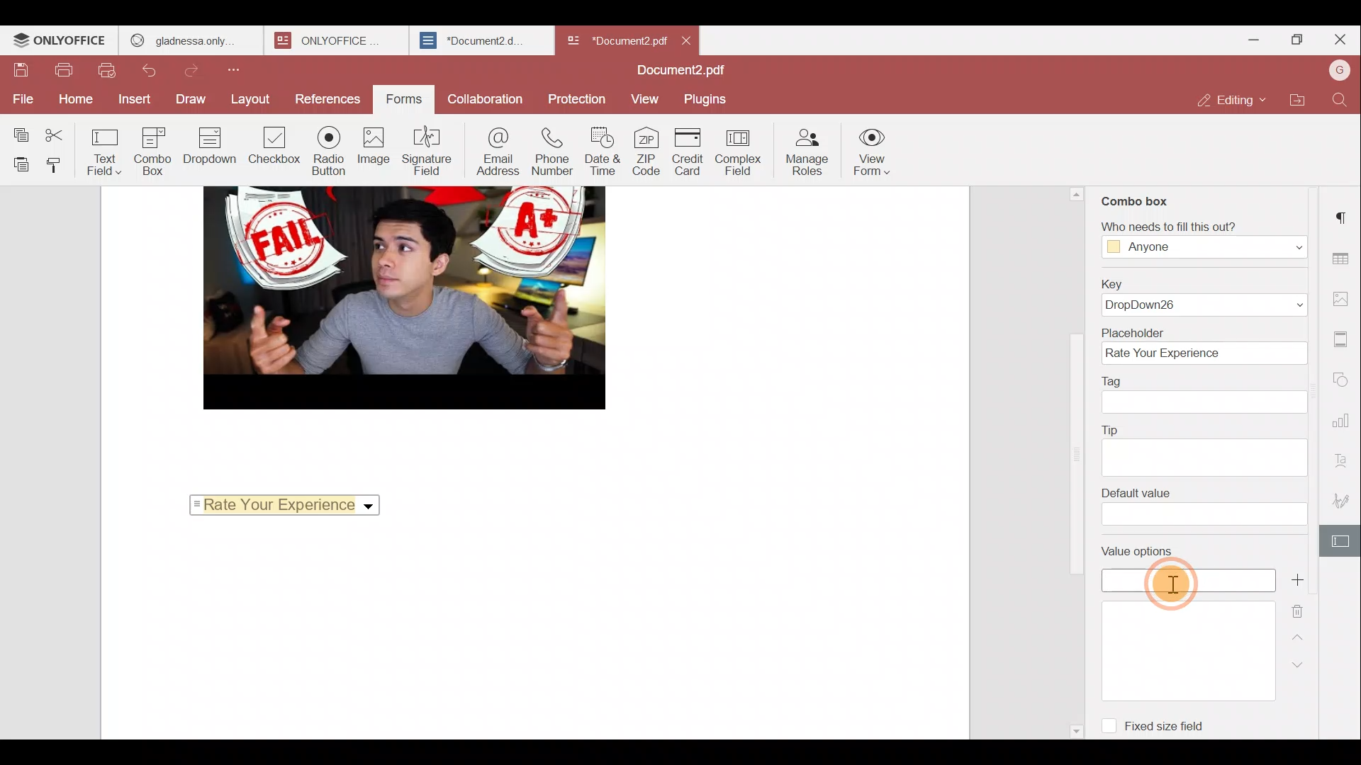 The image size is (1361, 765). What do you see at coordinates (61, 165) in the screenshot?
I see `Copy style` at bounding box center [61, 165].